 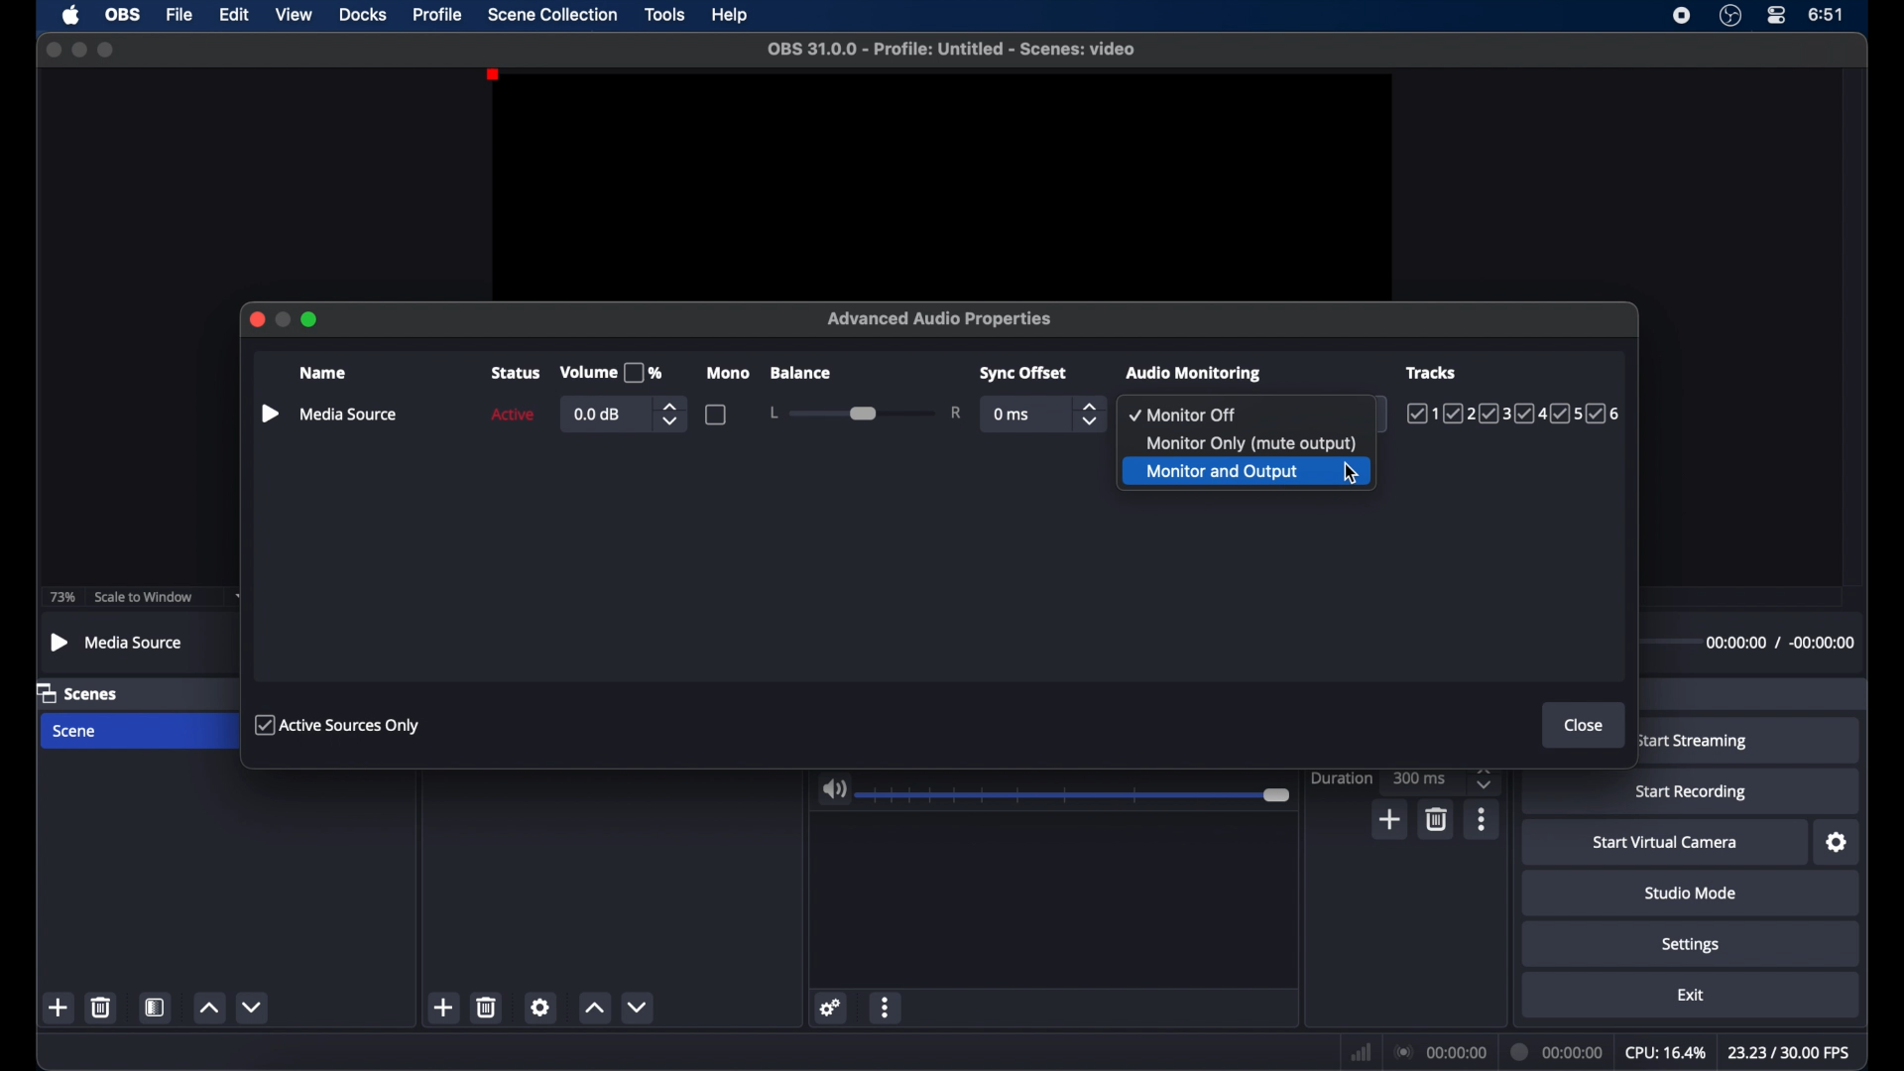 I want to click on duration, so click(x=1558, y=1051).